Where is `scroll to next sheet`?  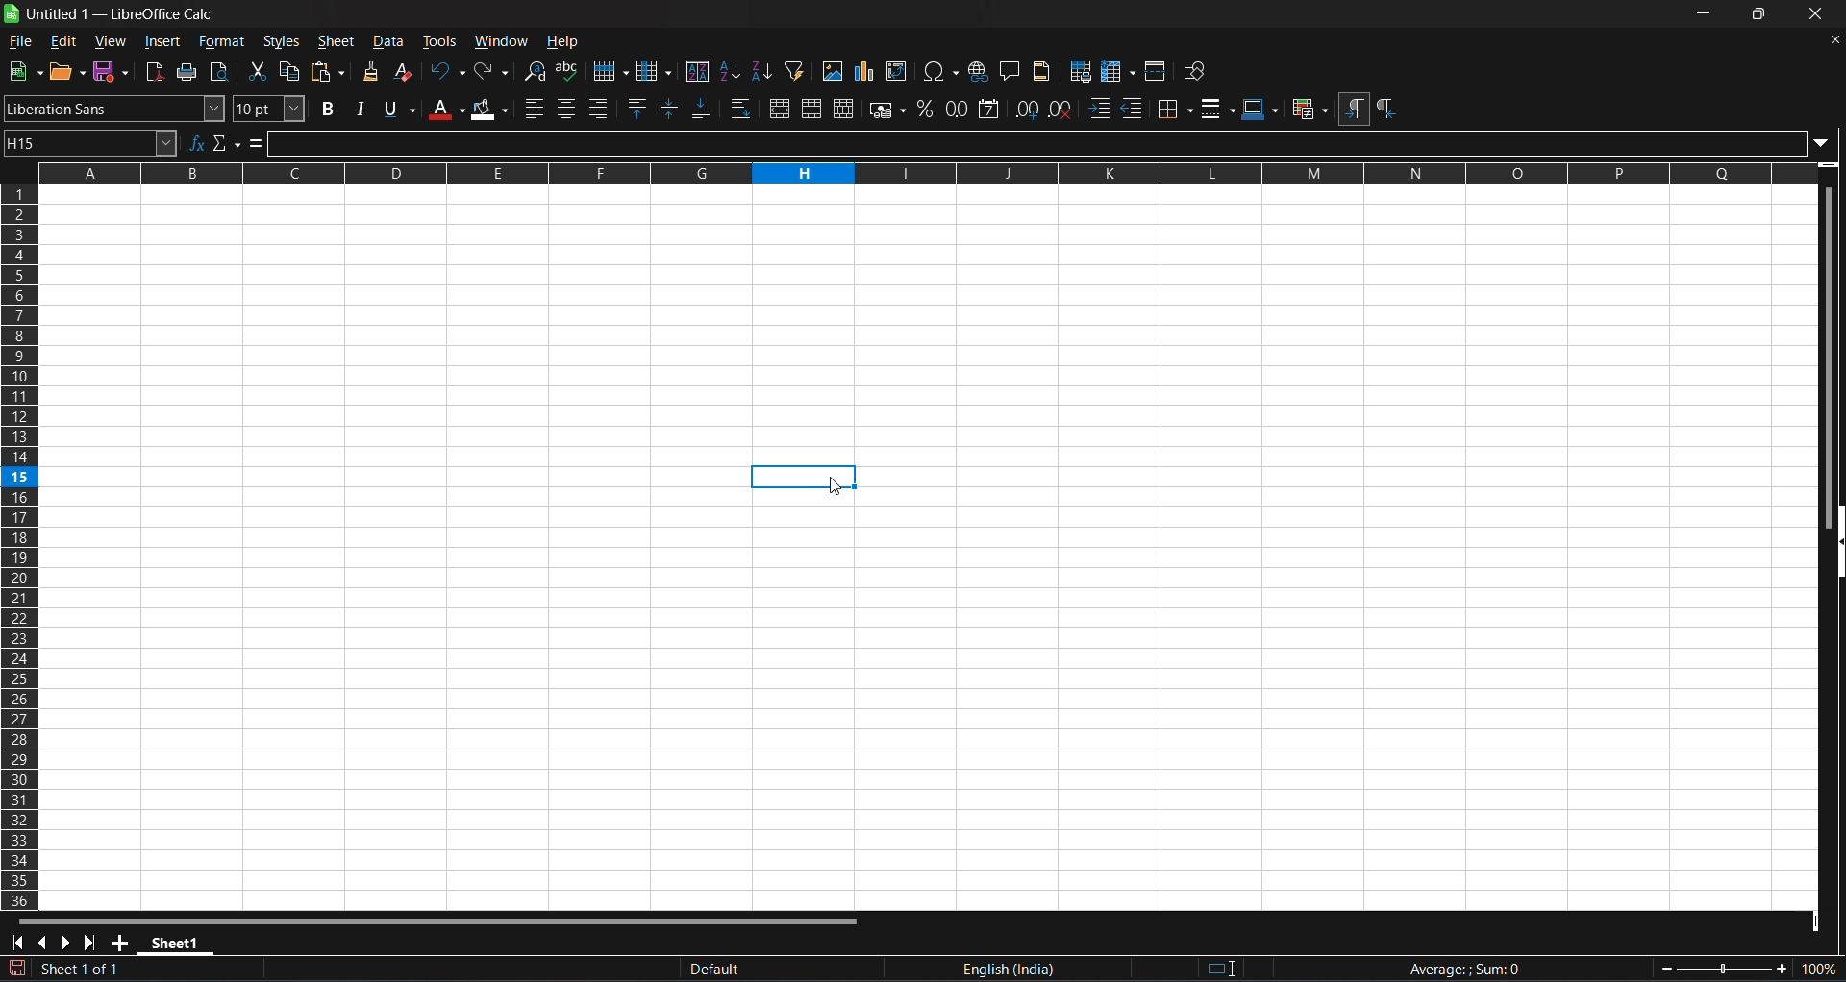
scroll to next sheet is located at coordinates (69, 942).